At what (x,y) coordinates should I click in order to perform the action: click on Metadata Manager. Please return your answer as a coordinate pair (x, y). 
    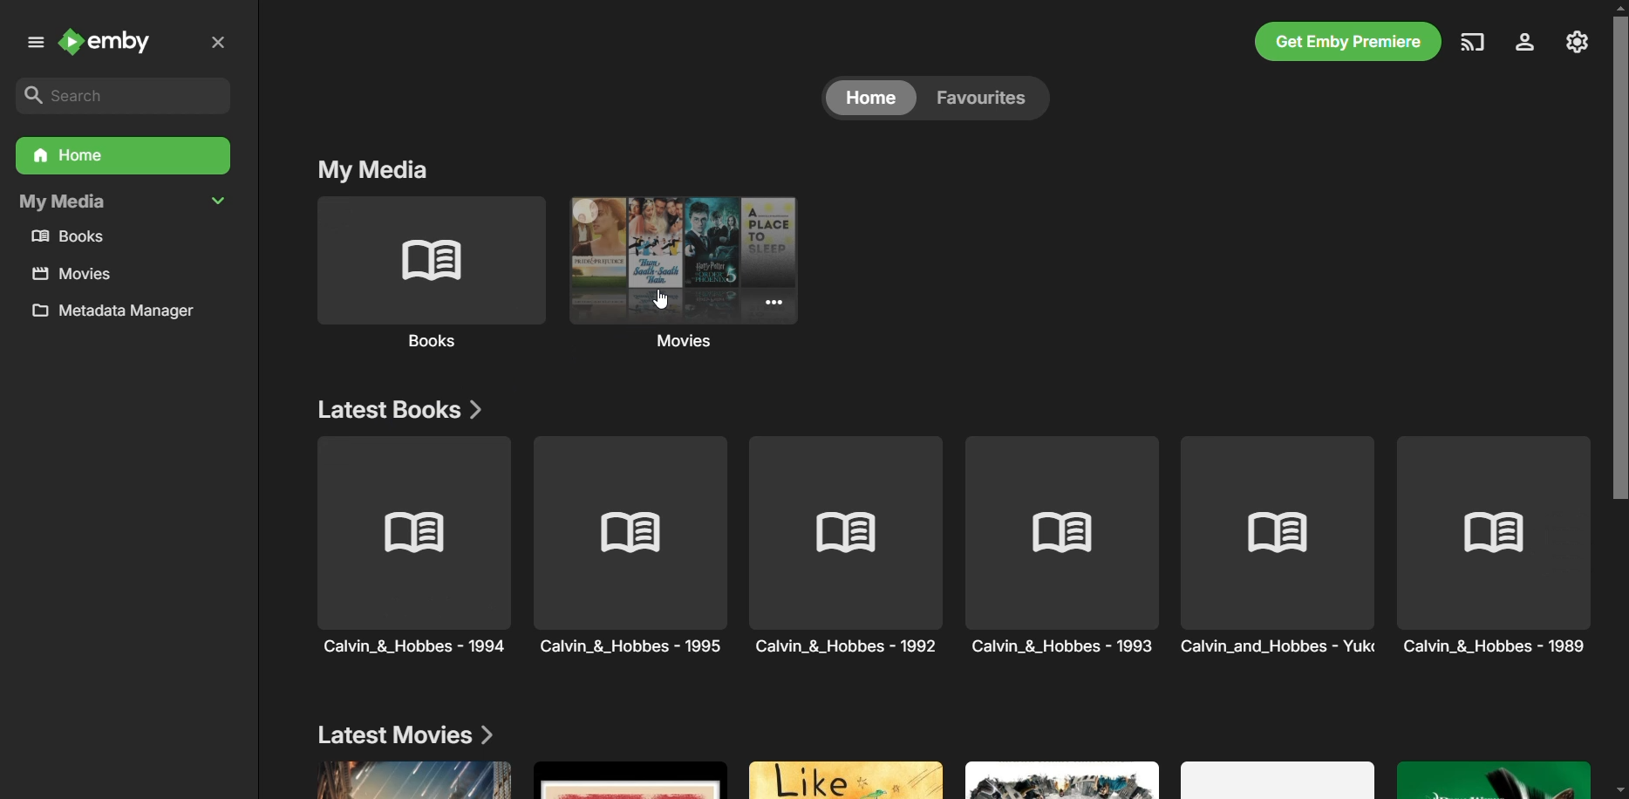
    Looking at the image, I should click on (119, 315).